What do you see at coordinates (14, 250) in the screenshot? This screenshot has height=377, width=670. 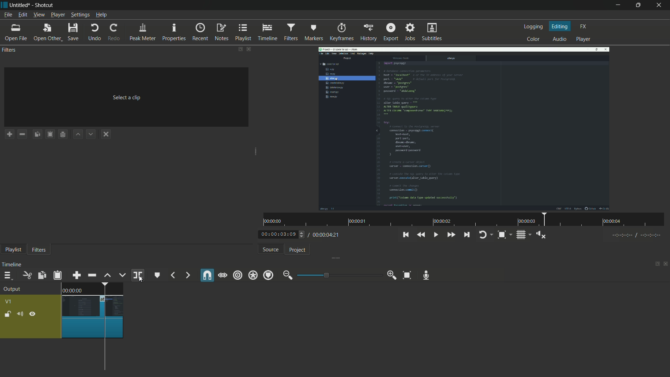 I see `playlist` at bounding box center [14, 250].